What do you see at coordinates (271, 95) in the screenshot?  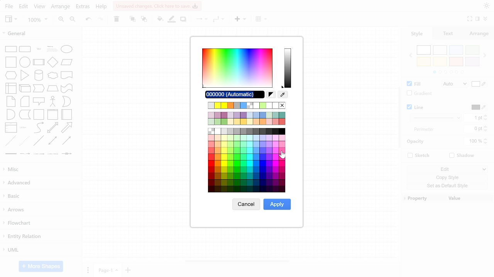 I see `Reset color` at bounding box center [271, 95].